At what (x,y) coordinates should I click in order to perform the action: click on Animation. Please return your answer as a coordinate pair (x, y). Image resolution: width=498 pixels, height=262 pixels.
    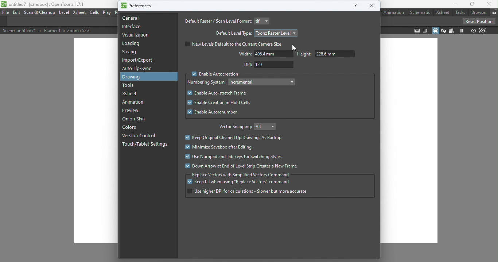
    Looking at the image, I should click on (135, 103).